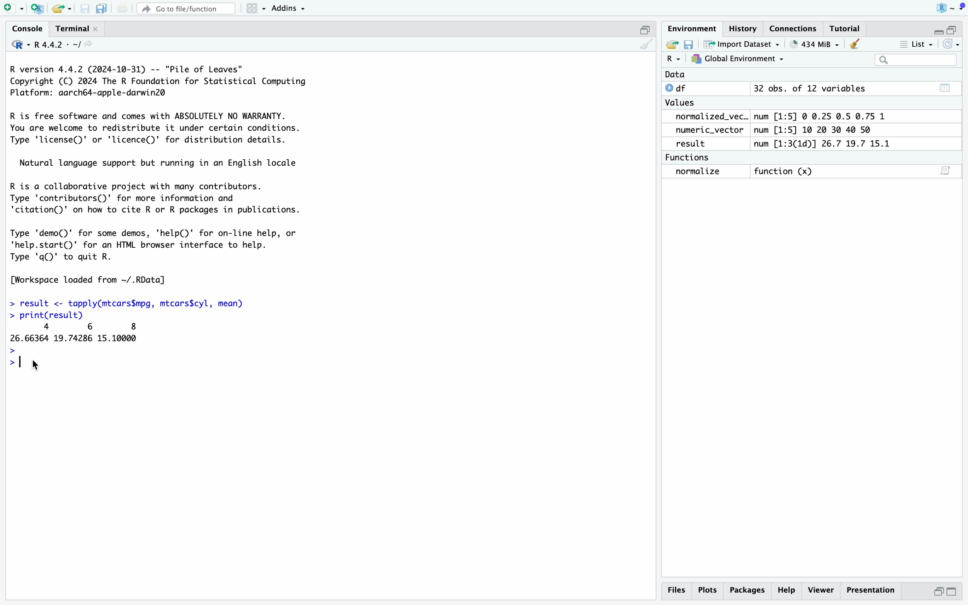  Describe the element at coordinates (855, 45) in the screenshot. I see `Clear` at that location.